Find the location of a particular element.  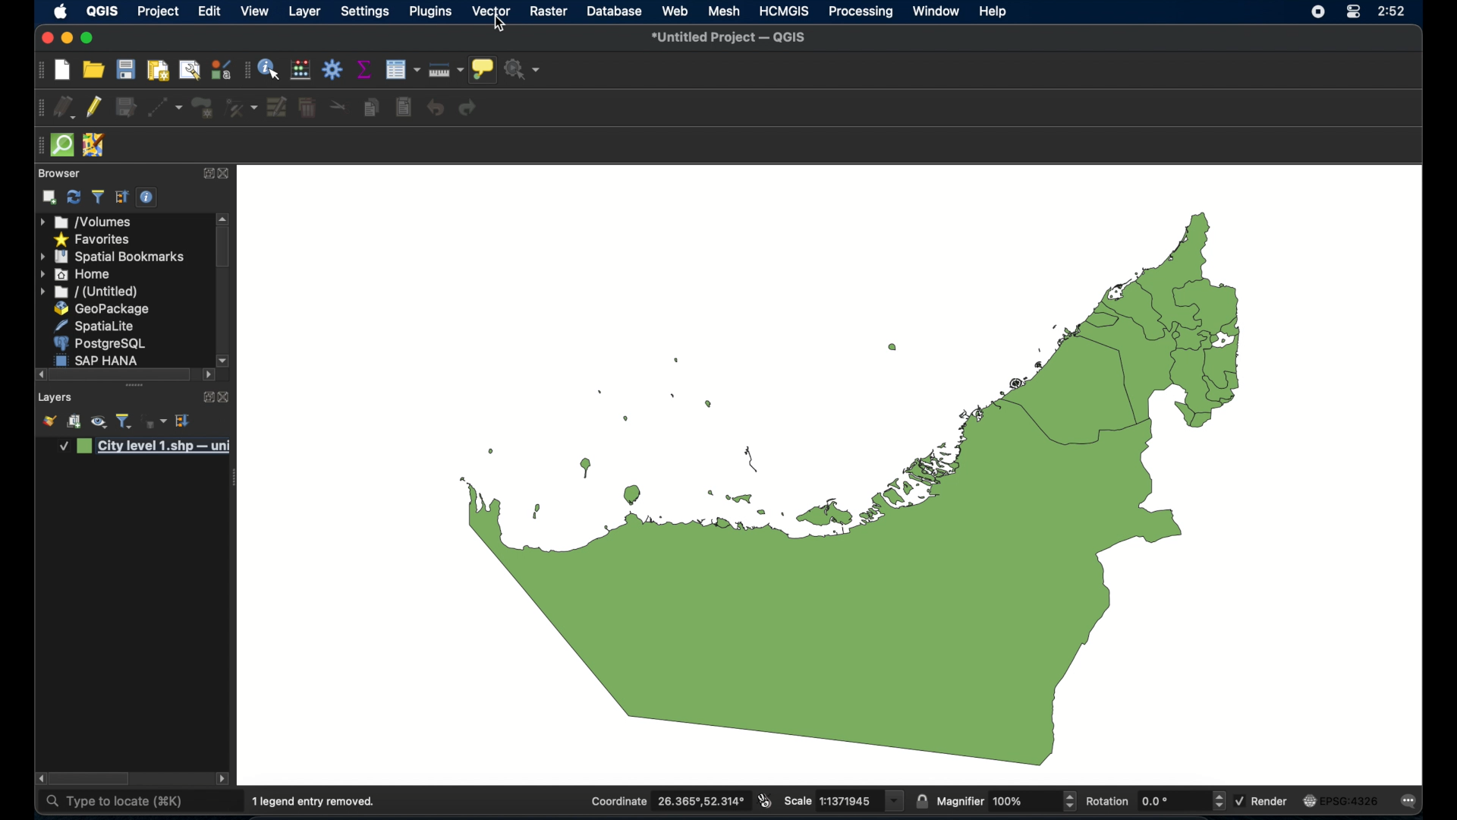

window is located at coordinates (936, 11).